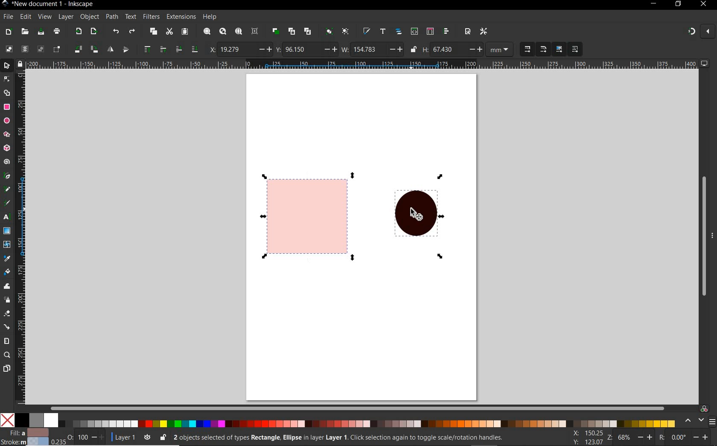  What do you see at coordinates (85, 49) in the screenshot?
I see `object flip 90 clockwise` at bounding box center [85, 49].